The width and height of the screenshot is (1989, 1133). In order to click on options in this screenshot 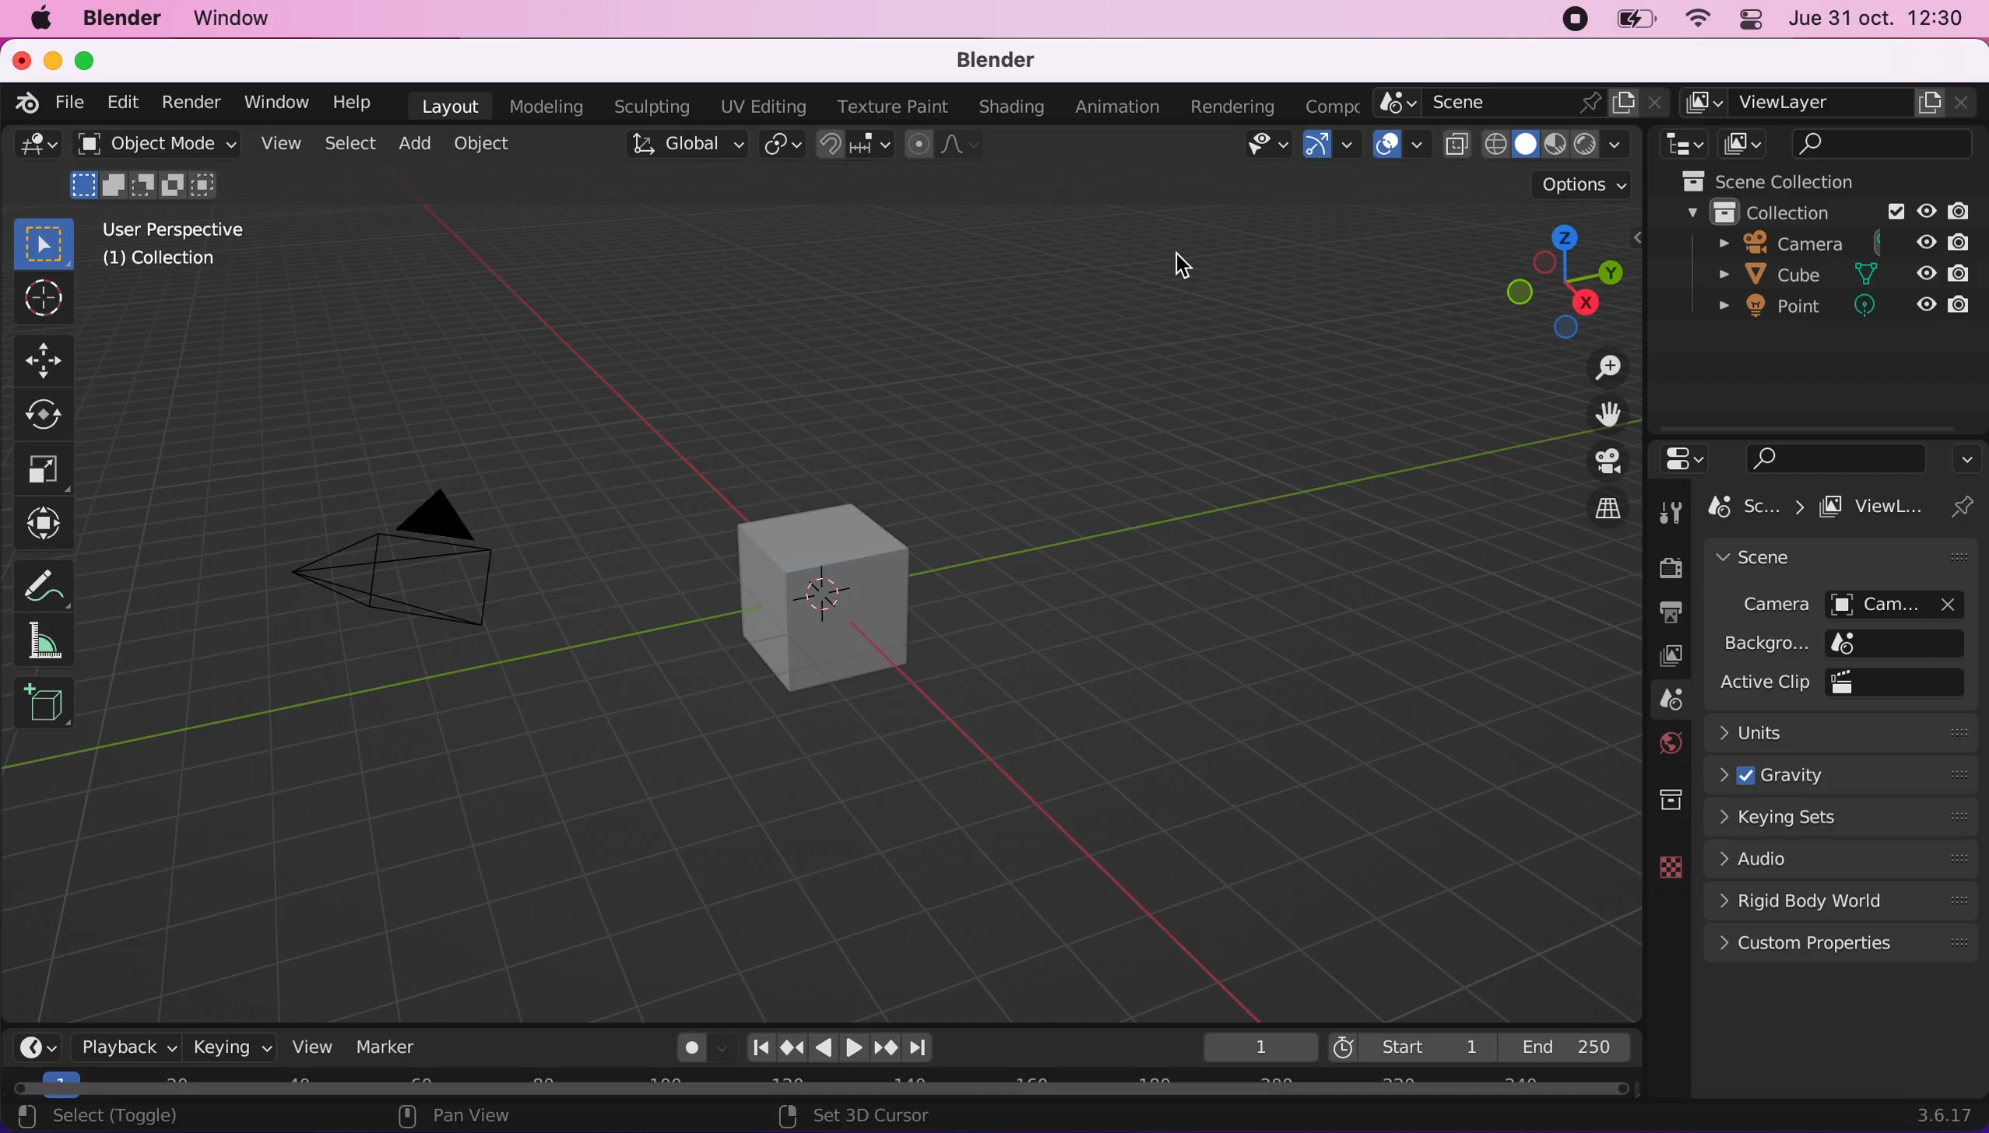, I will do `click(1964, 458)`.